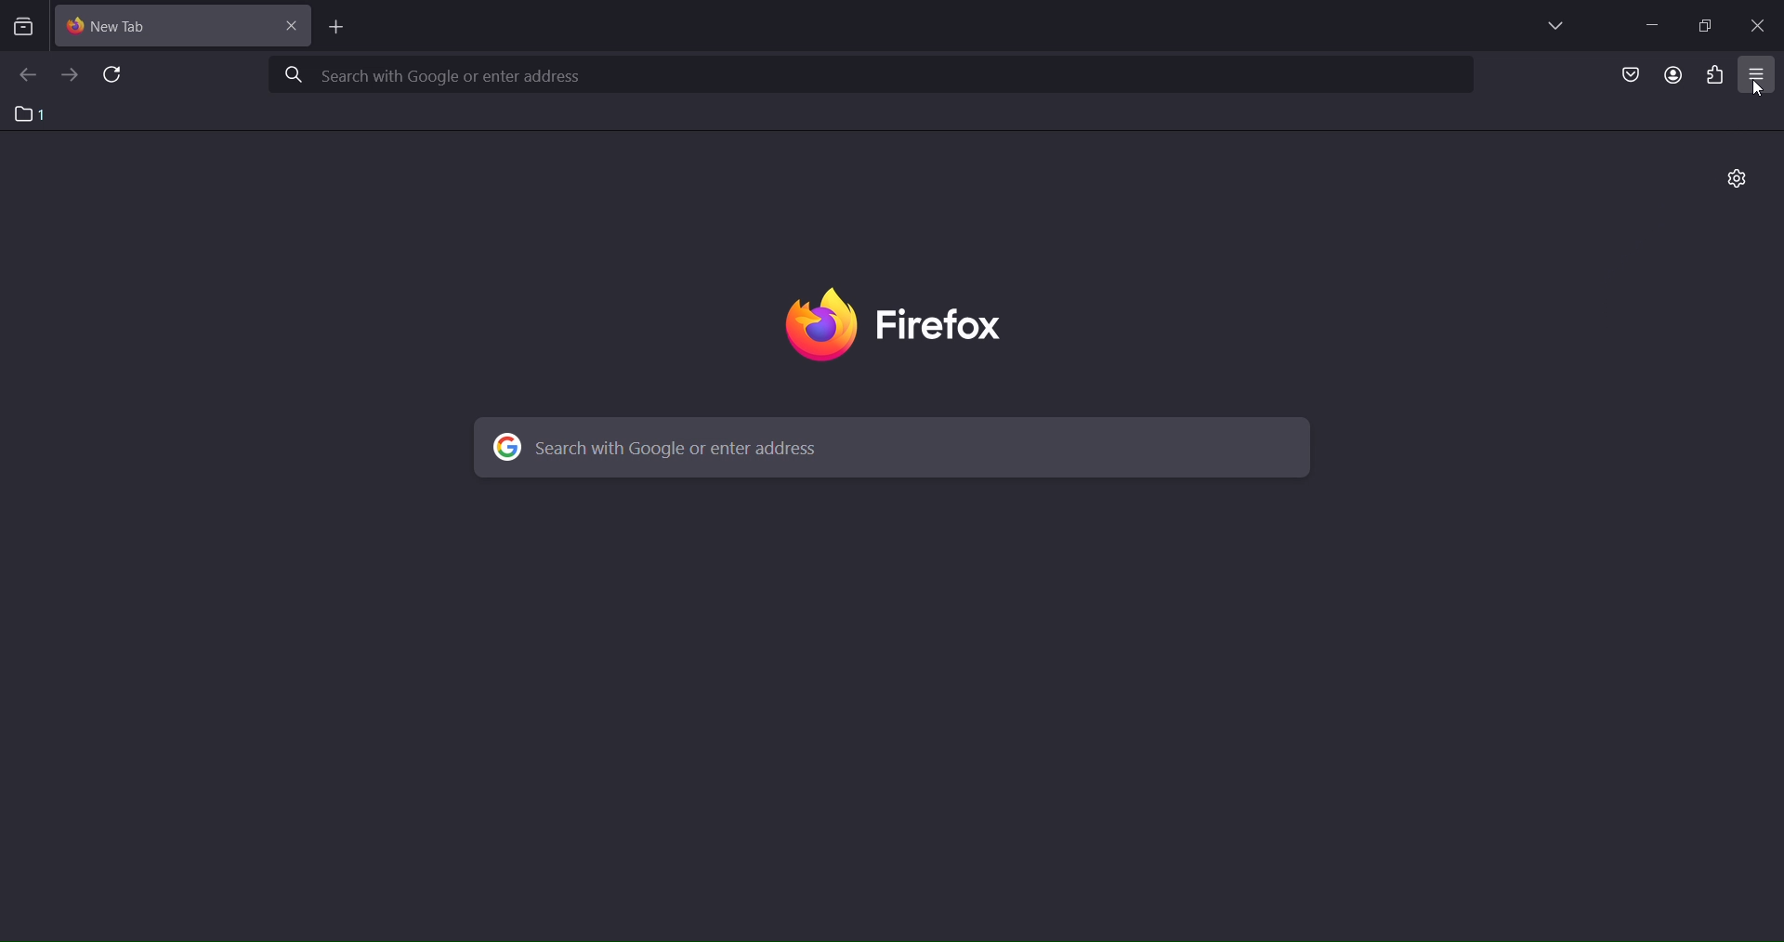  Describe the element at coordinates (1626, 75) in the screenshot. I see `save to pocket` at that location.